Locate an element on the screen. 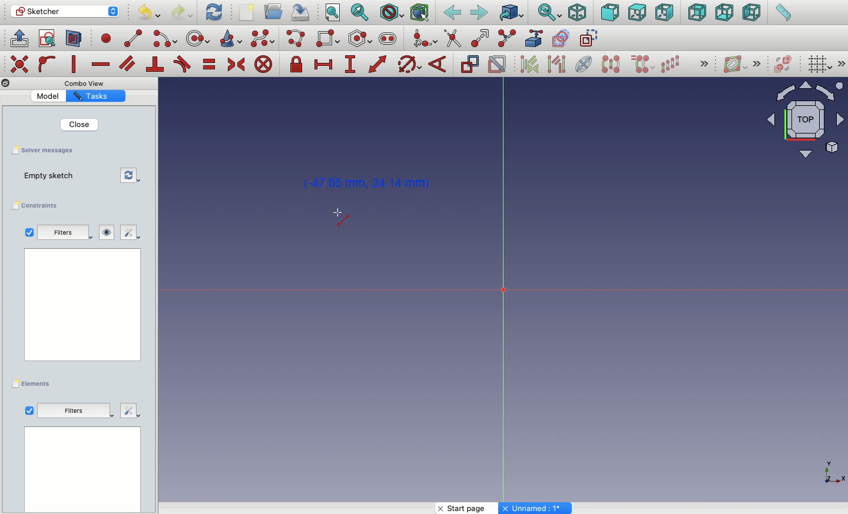  View section is located at coordinates (74, 39).